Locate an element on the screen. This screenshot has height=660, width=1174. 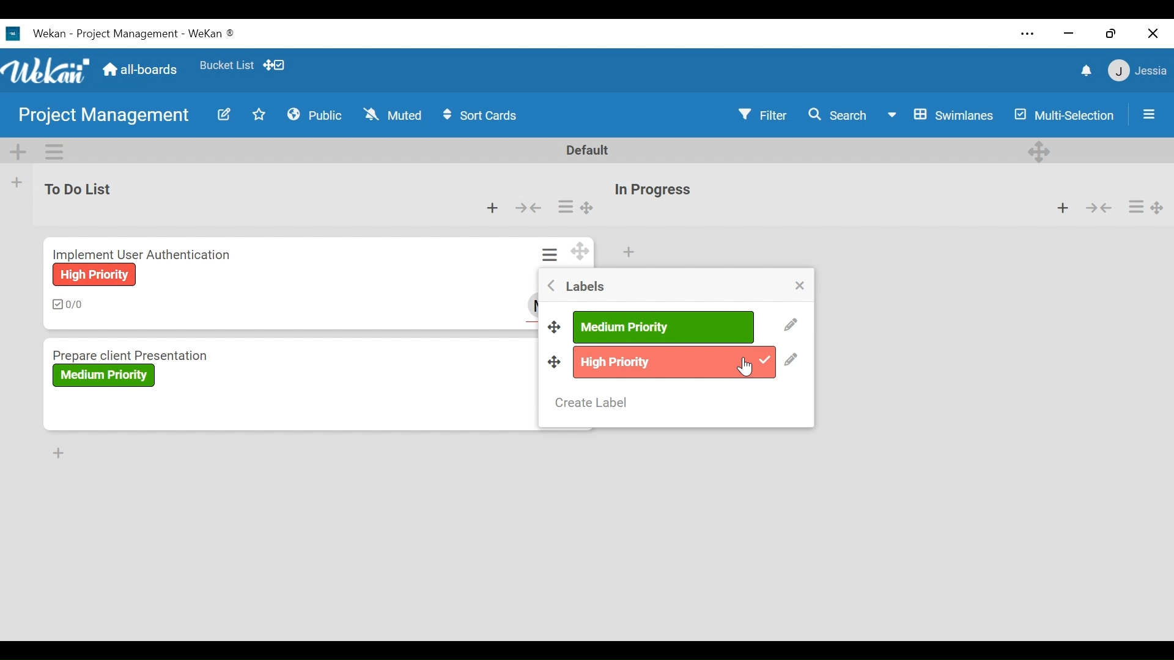
settings and more is located at coordinates (1030, 35).